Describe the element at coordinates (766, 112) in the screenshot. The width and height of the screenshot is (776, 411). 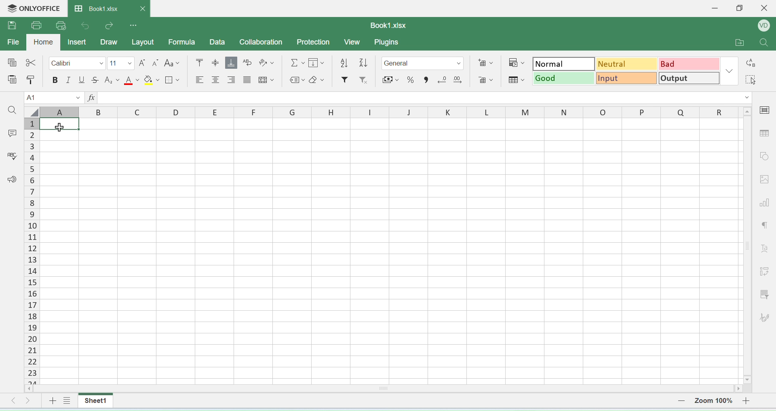
I see `cell settings` at that location.